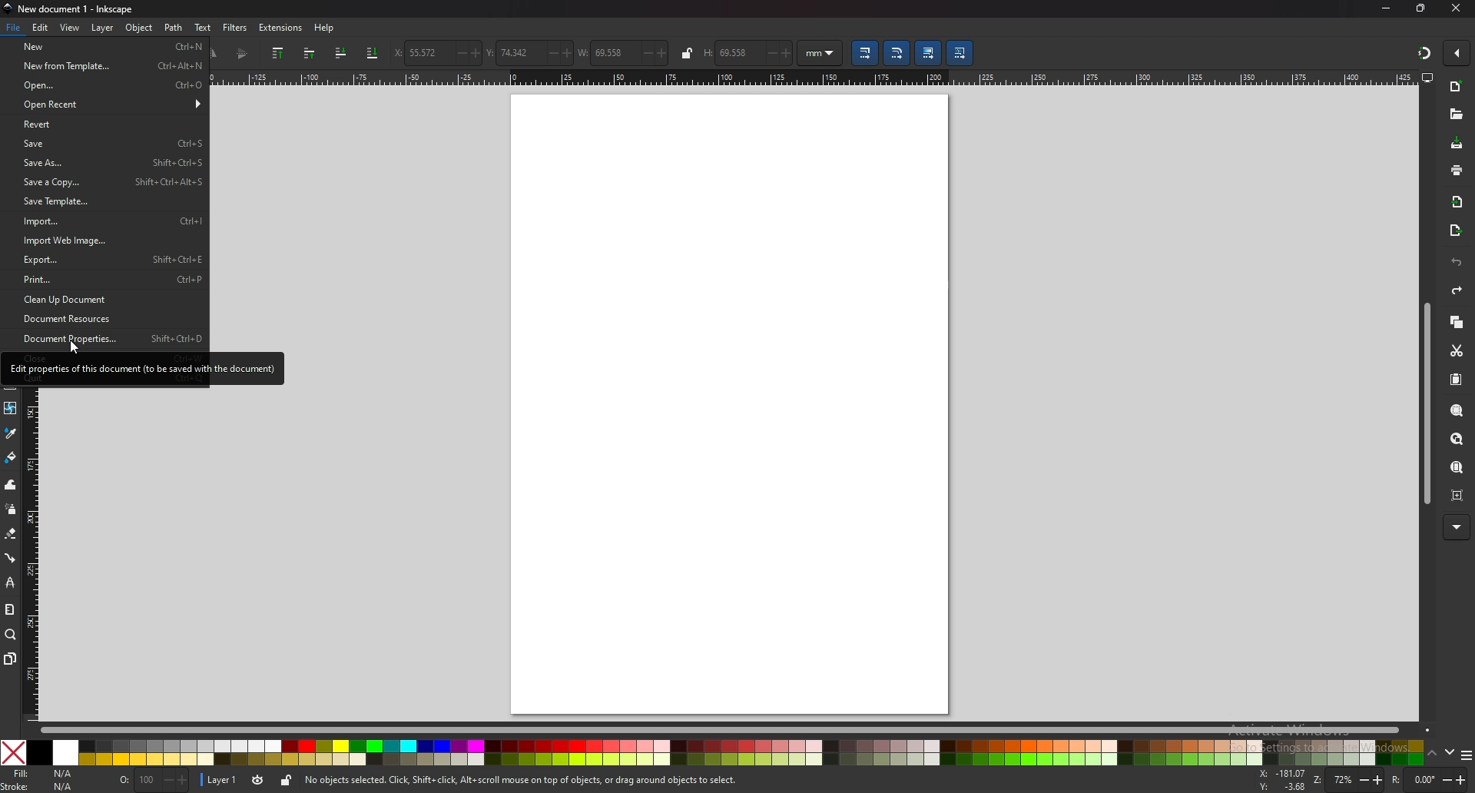 This screenshot has width=1475, height=793. Describe the element at coordinates (257, 781) in the screenshot. I see `current layer visibility` at that location.